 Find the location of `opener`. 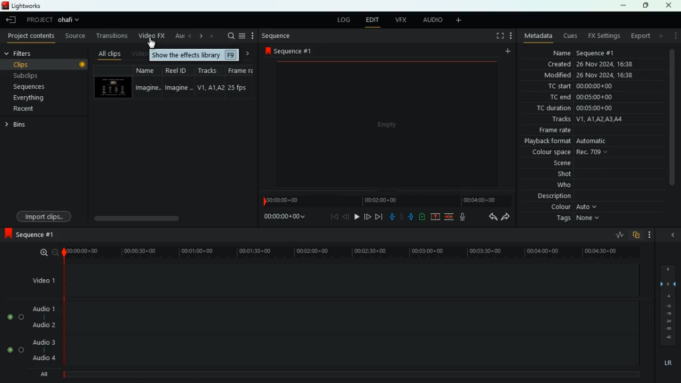

opener is located at coordinates (674, 235).